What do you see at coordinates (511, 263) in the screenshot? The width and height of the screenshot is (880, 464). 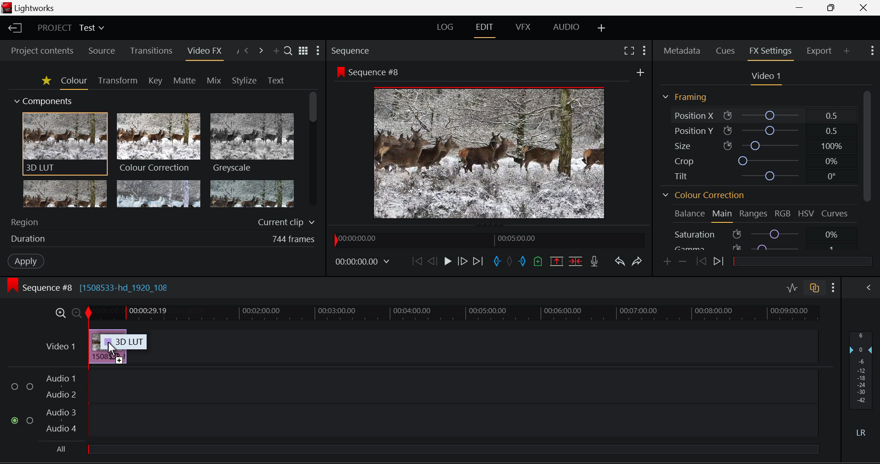 I see `Remove all marks` at bounding box center [511, 263].